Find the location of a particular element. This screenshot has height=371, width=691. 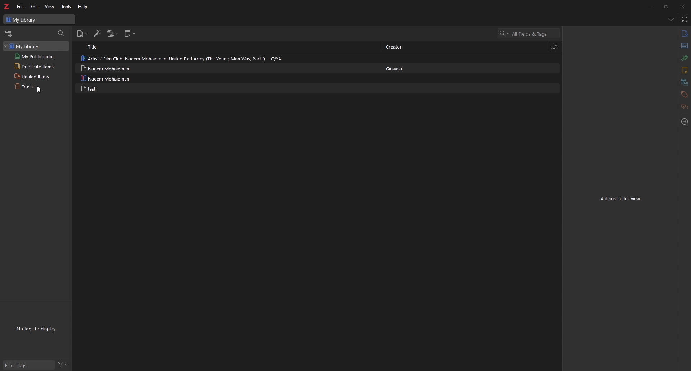

note is located at coordinates (110, 88).